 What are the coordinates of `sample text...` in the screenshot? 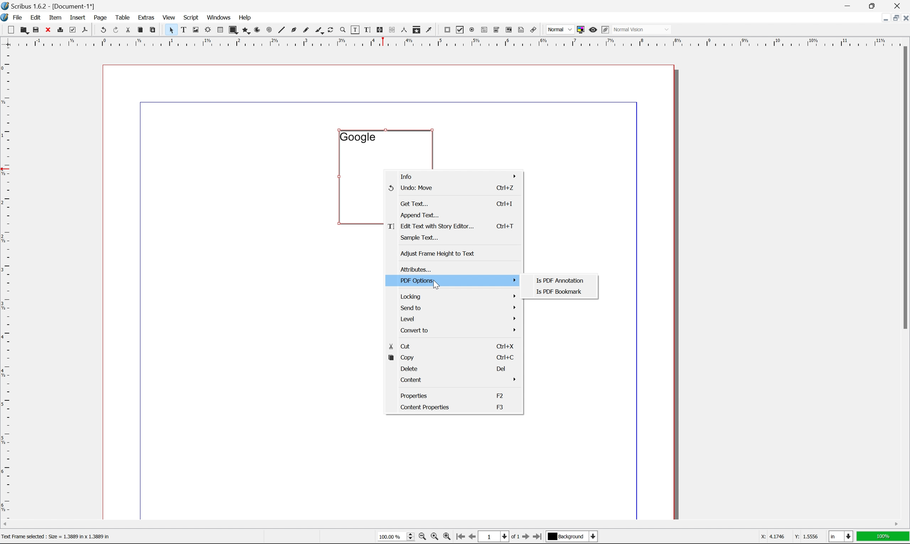 It's located at (420, 238).